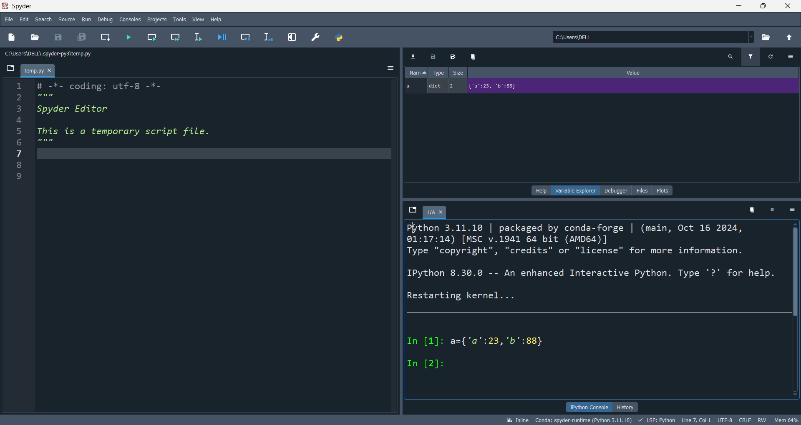  Describe the element at coordinates (734, 6) in the screenshot. I see `minimize` at that location.